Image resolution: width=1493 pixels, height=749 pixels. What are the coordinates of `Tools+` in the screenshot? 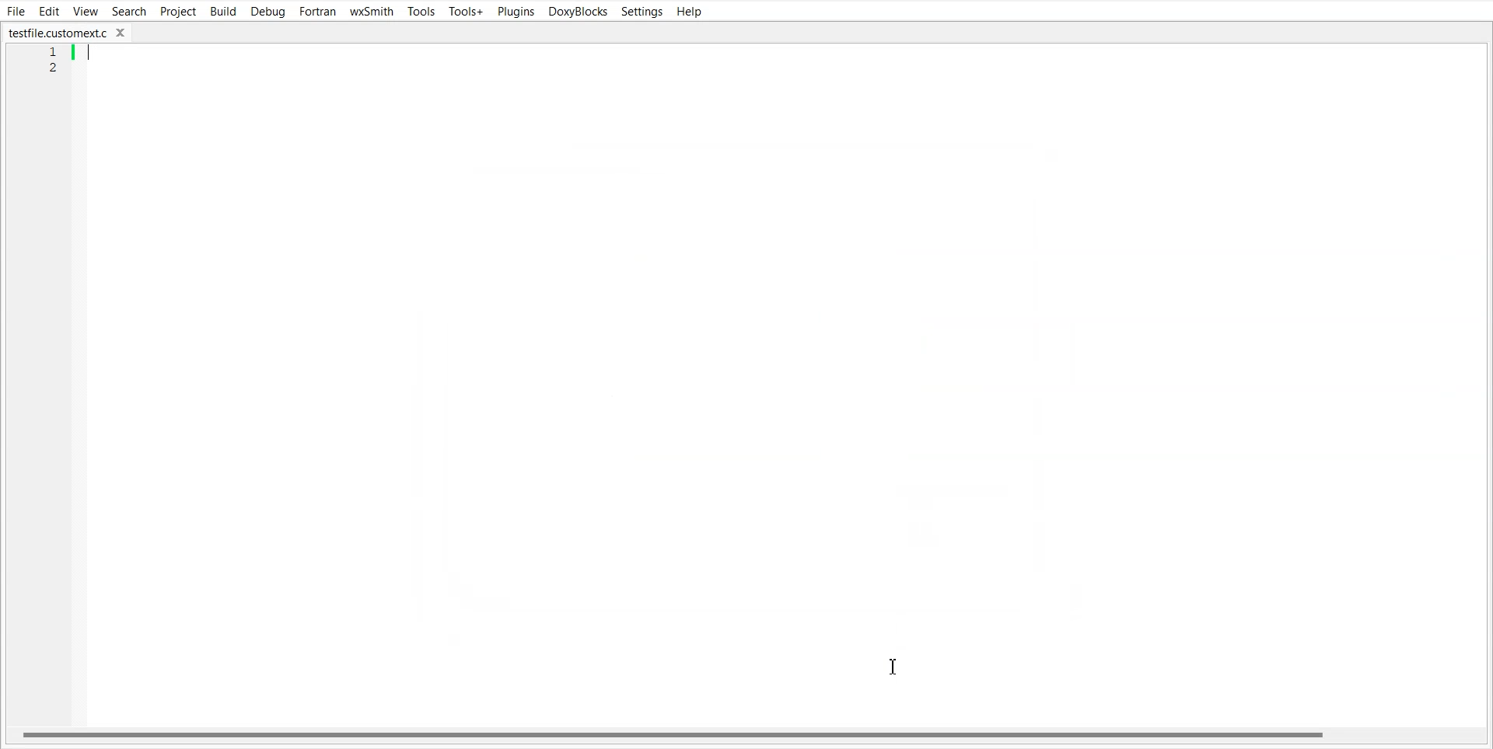 It's located at (466, 12).